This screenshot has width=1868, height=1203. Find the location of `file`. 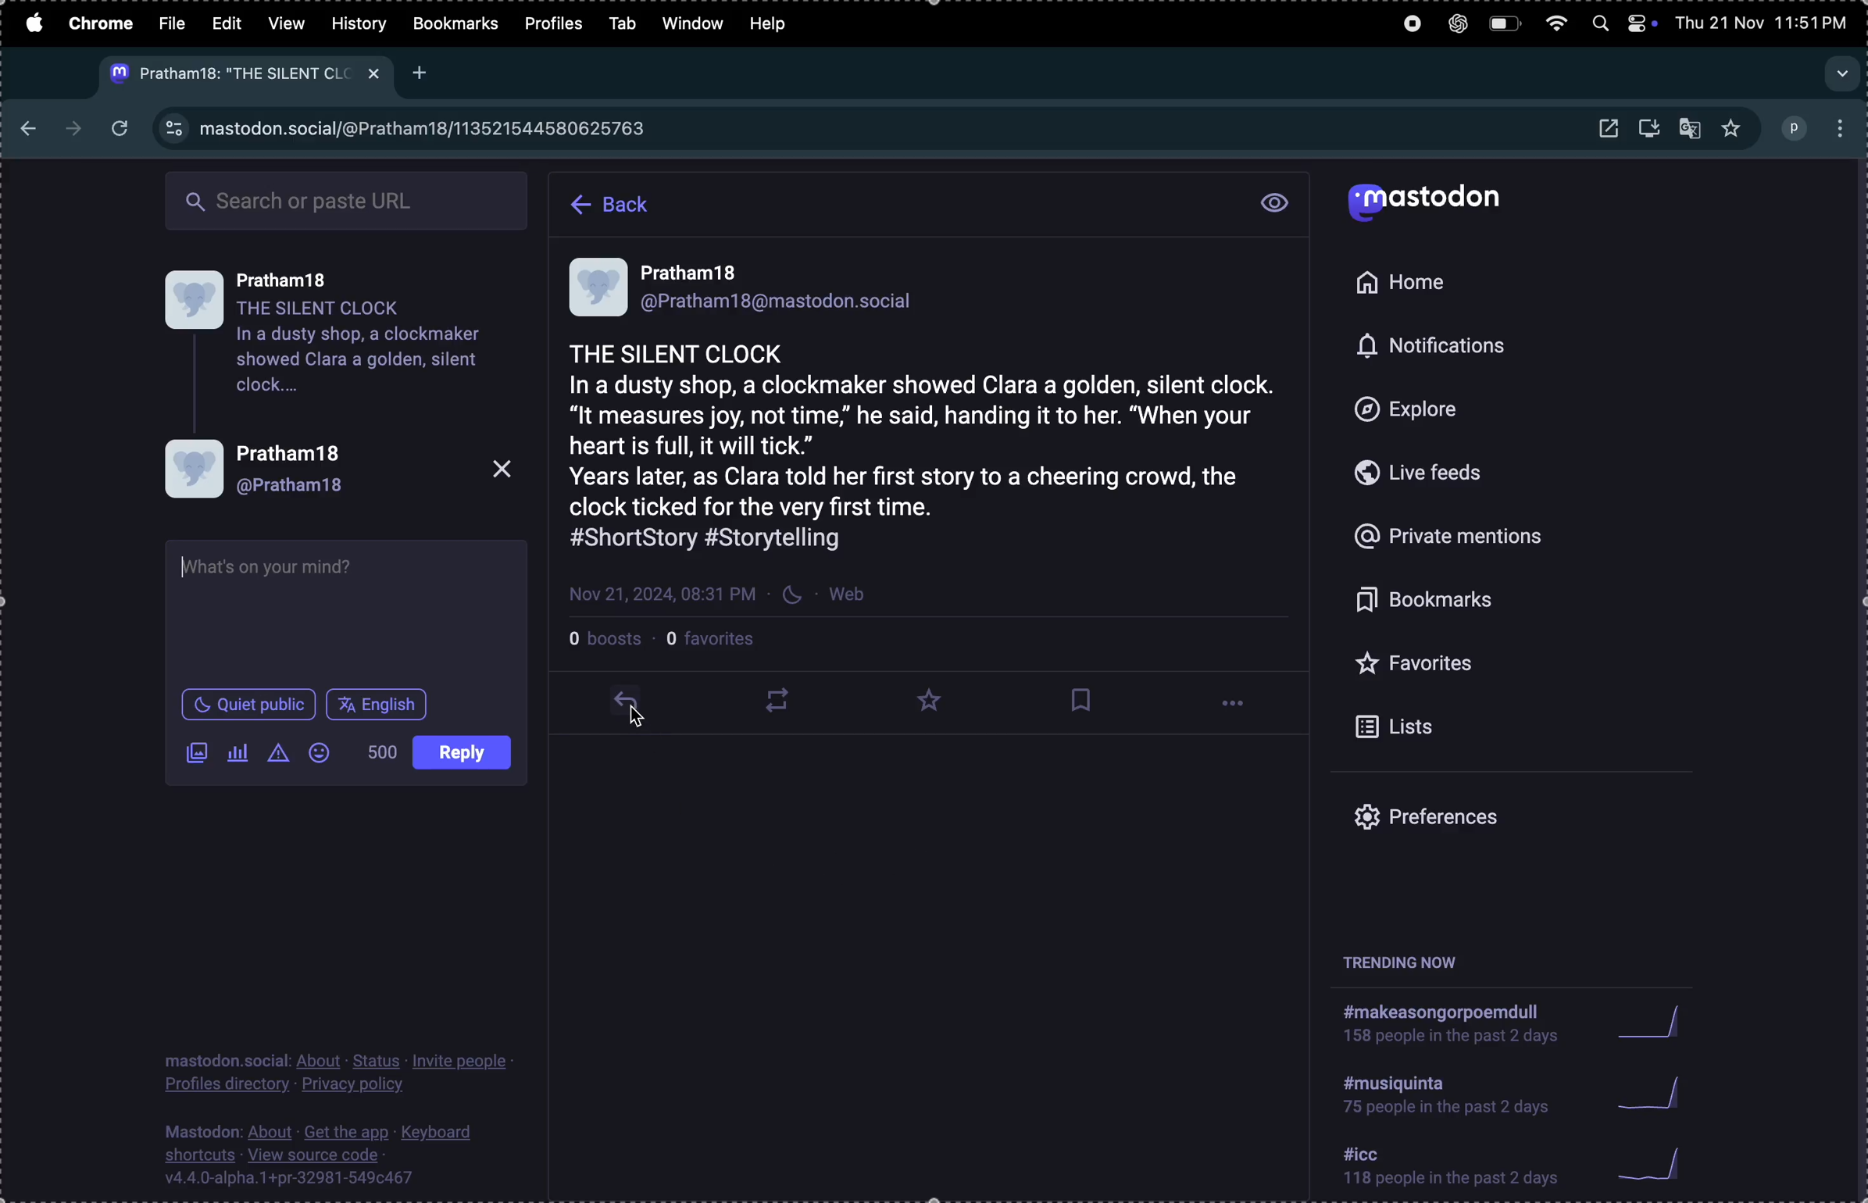

file is located at coordinates (174, 23).